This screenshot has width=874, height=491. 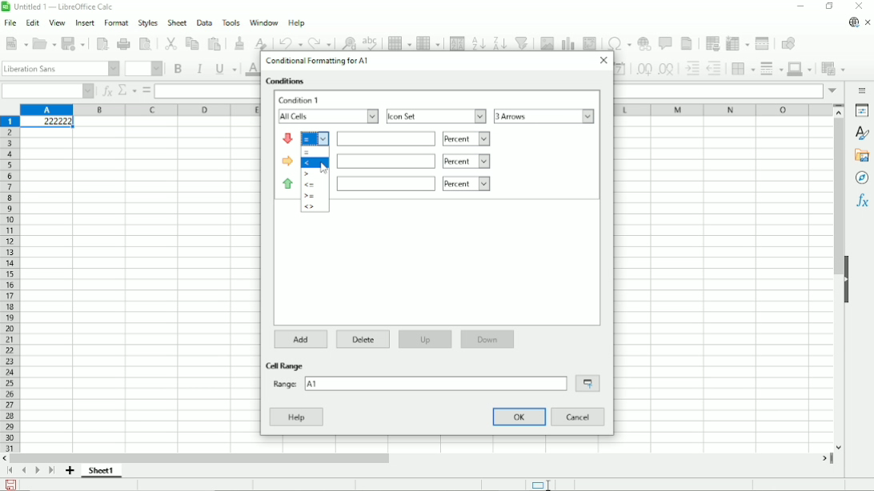 What do you see at coordinates (424, 339) in the screenshot?
I see `Up` at bounding box center [424, 339].